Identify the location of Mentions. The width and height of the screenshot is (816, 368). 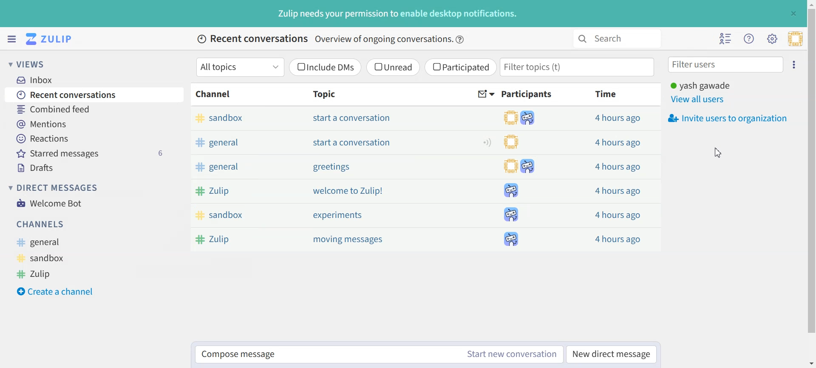
(95, 123).